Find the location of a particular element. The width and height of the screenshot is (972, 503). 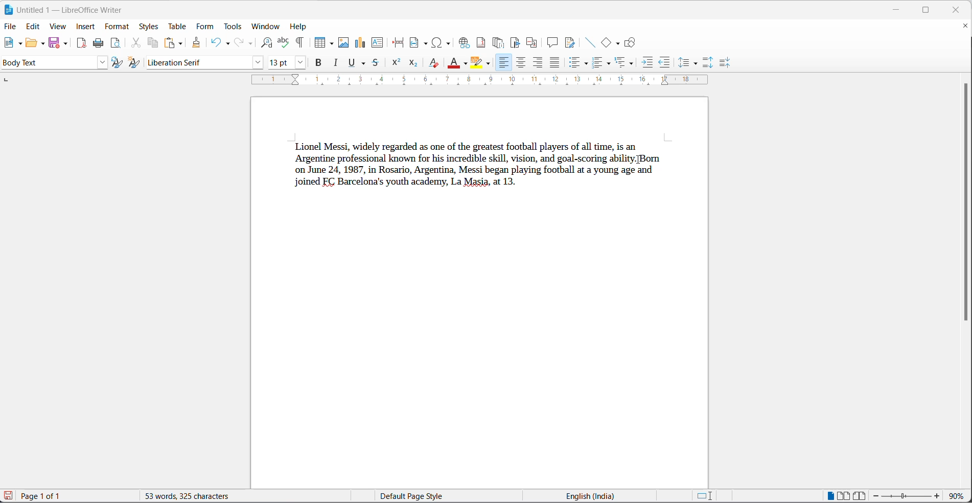

insert hyperlink is located at coordinates (443, 43).